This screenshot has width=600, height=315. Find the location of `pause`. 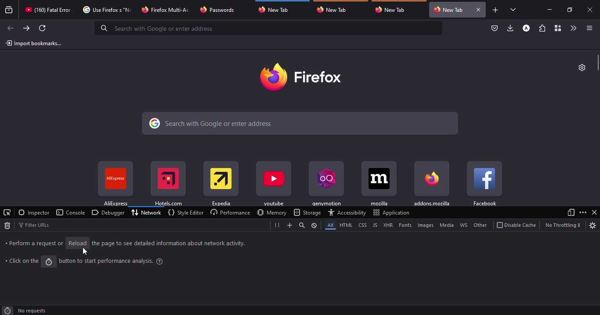

pause is located at coordinates (277, 225).